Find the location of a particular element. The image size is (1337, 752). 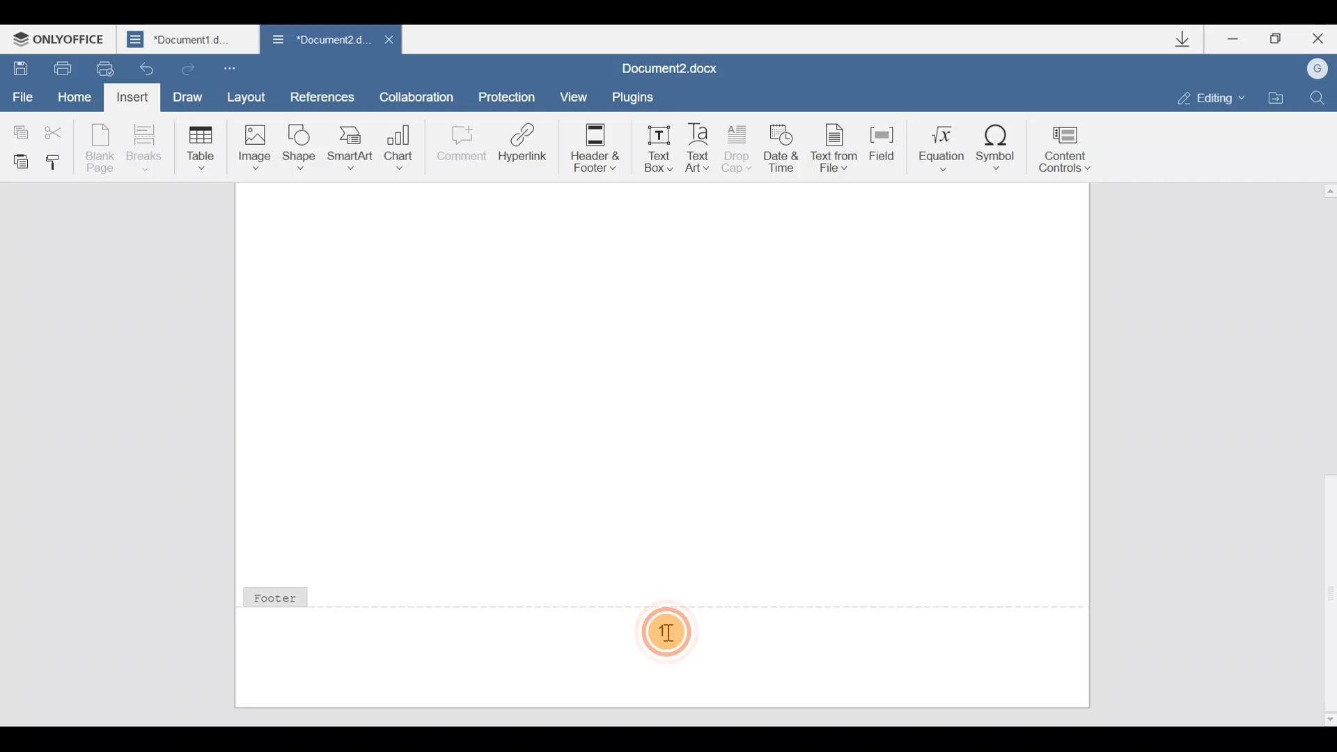

Quick print is located at coordinates (106, 68).